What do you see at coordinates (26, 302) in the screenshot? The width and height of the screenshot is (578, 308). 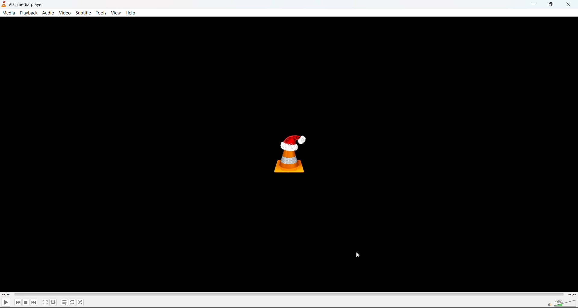 I see `stop` at bounding box center [26, 302].